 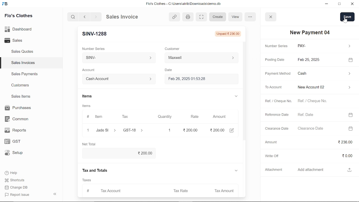 What do you see at coordinates (276, 128) in the screenshot?
I see `Clearance Date` at bounding box center [276, 128].